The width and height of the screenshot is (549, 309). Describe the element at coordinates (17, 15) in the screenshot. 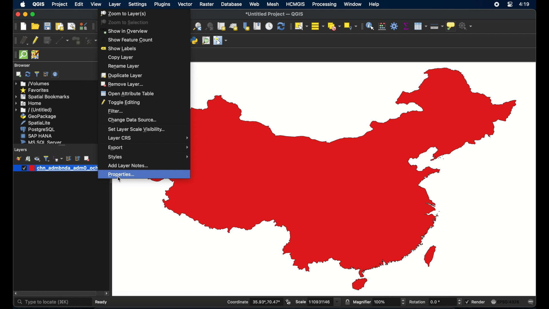

I see `close` at that location.